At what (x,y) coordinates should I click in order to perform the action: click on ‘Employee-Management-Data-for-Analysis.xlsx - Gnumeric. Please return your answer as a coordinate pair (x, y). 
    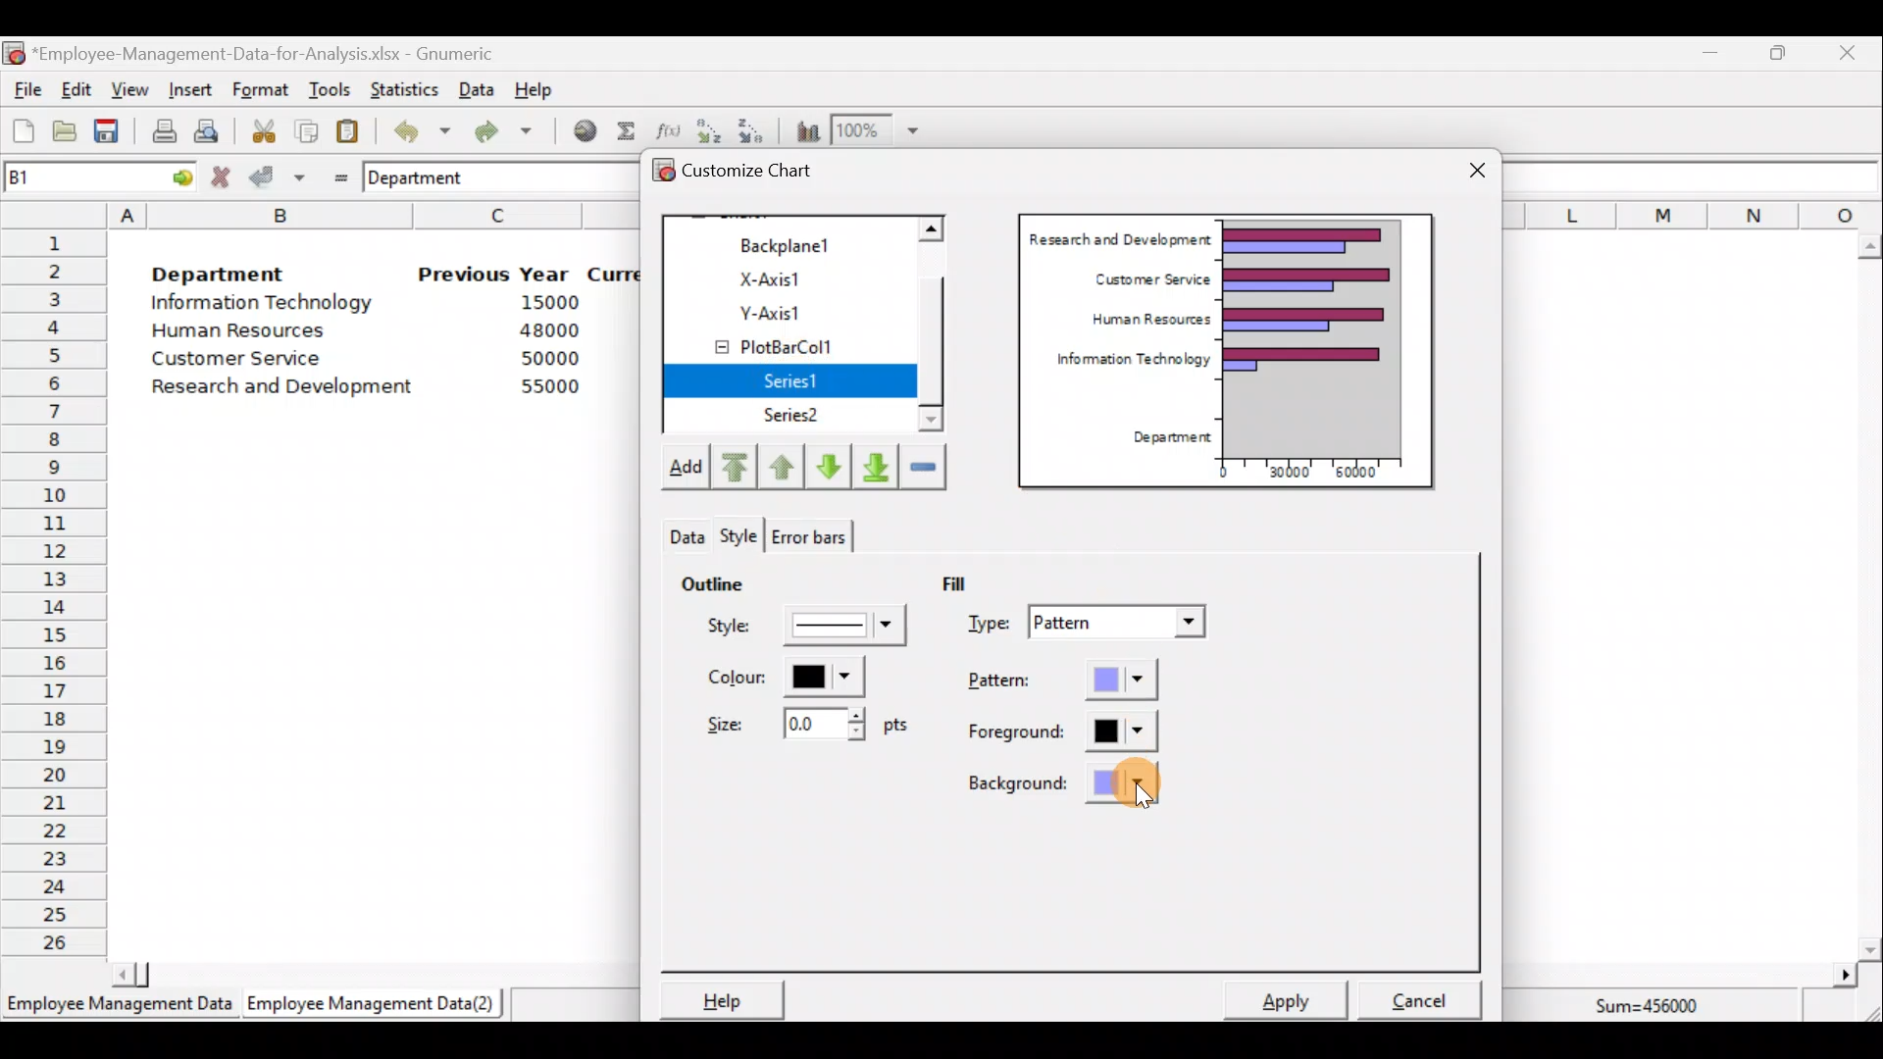
    Looking at the image, I should click on (269, 52).